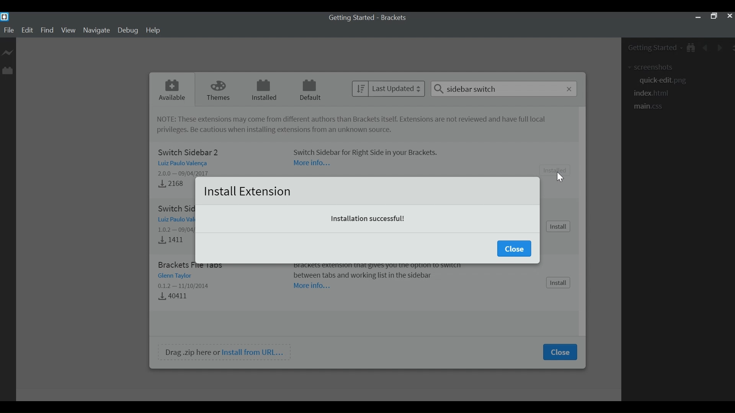 The image size is (735, 413). What do you see at coordinates (663, 81) in the screenshot?
I see `quick-edit.png` at bounding box center [663, 81].